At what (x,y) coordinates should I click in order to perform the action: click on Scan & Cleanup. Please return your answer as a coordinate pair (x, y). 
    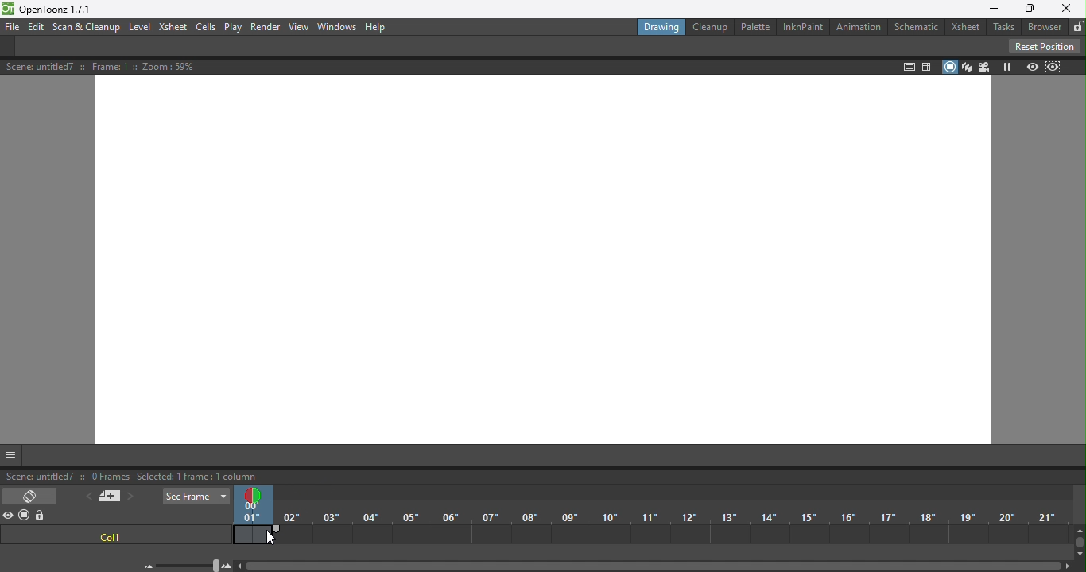
    Looking at the image, I should click on (87, 28).